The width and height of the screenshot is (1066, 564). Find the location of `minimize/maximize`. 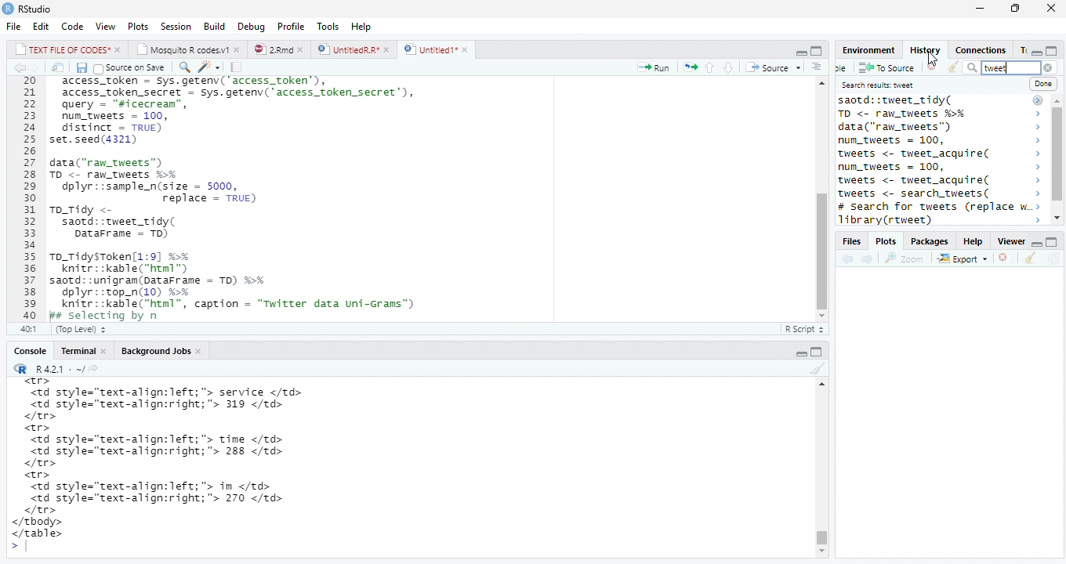

minimize/maximize is located at coordinates (1049, 48).